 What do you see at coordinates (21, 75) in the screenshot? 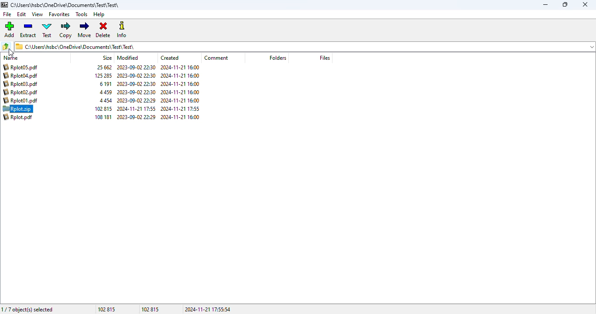
I see `Rplot04.pdf` at bounding box center [21, 75].